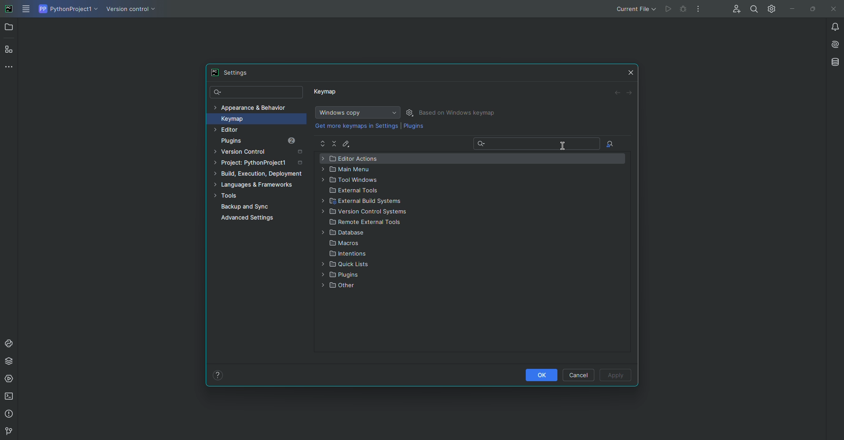 Image resolution: width=844 pixels, height=440 pixels. What do you see at coordinates (830, 26) in the screenshot?
I see `Notifications` at bounding box center [830, 26].